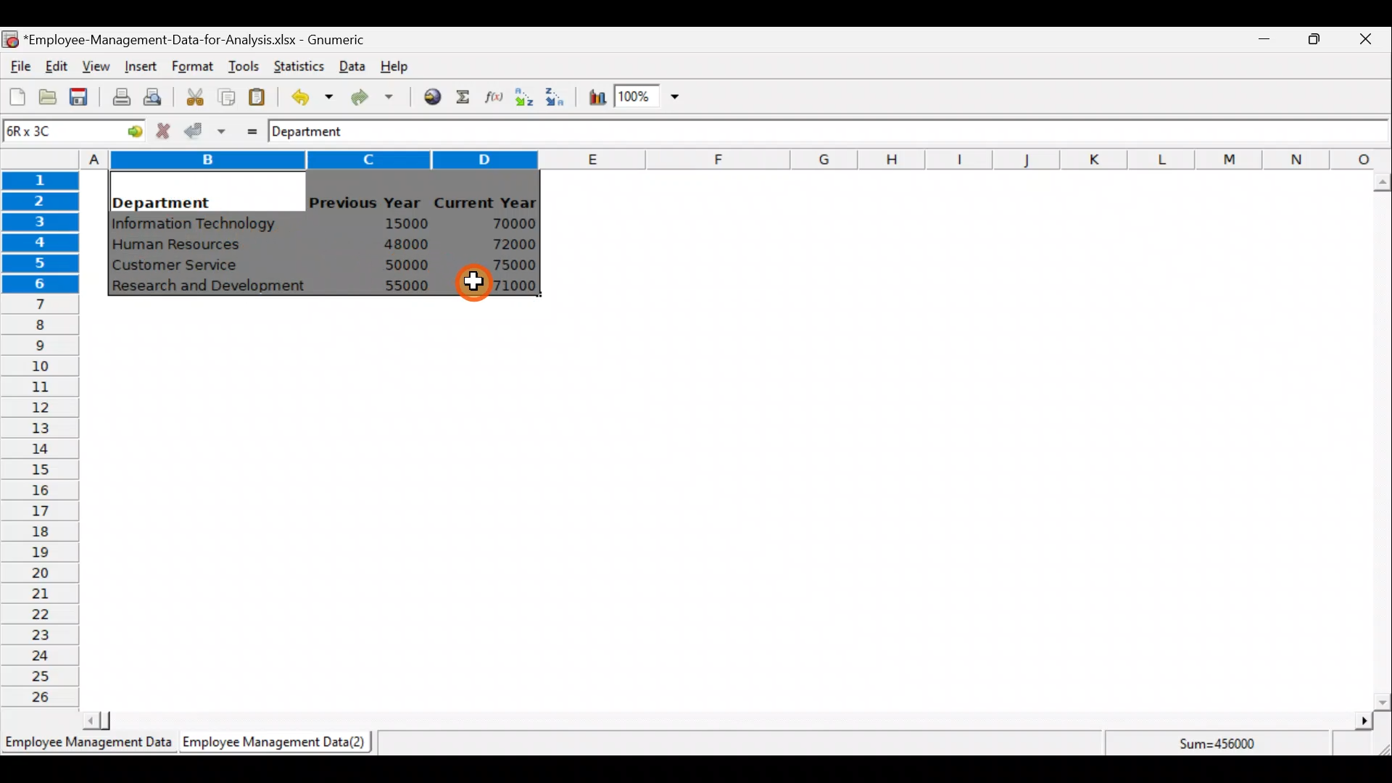  Describe the element at coordinates (352, 66) in the screenshot. I see `Data` at that location.